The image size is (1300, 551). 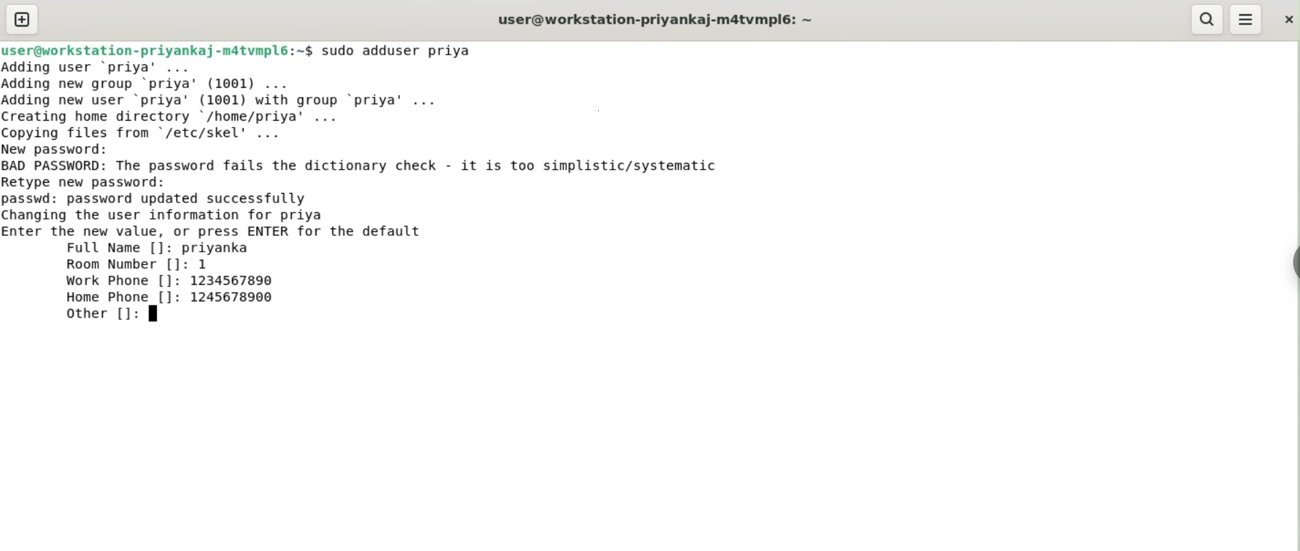 What do you see at coordinates (1287, 19) in the screenshot?
I see `close` at bounding box center [1287, 19].